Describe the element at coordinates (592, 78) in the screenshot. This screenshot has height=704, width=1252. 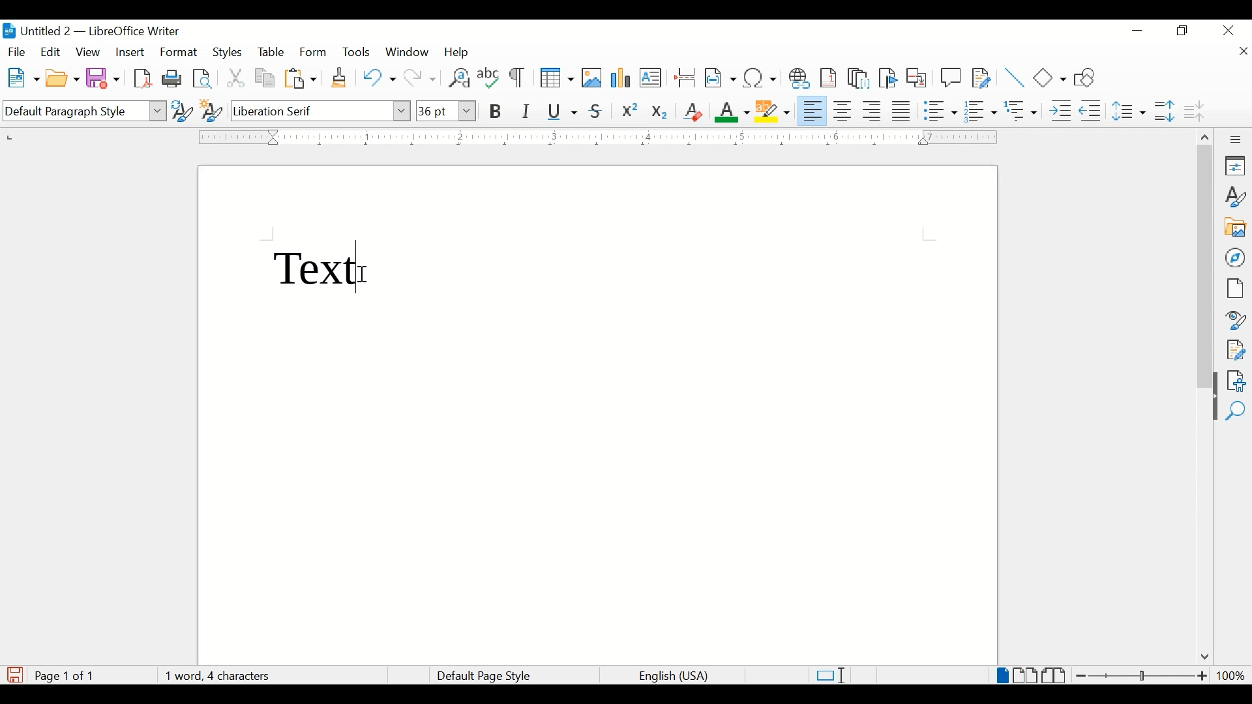
I see `insert image` at that location.